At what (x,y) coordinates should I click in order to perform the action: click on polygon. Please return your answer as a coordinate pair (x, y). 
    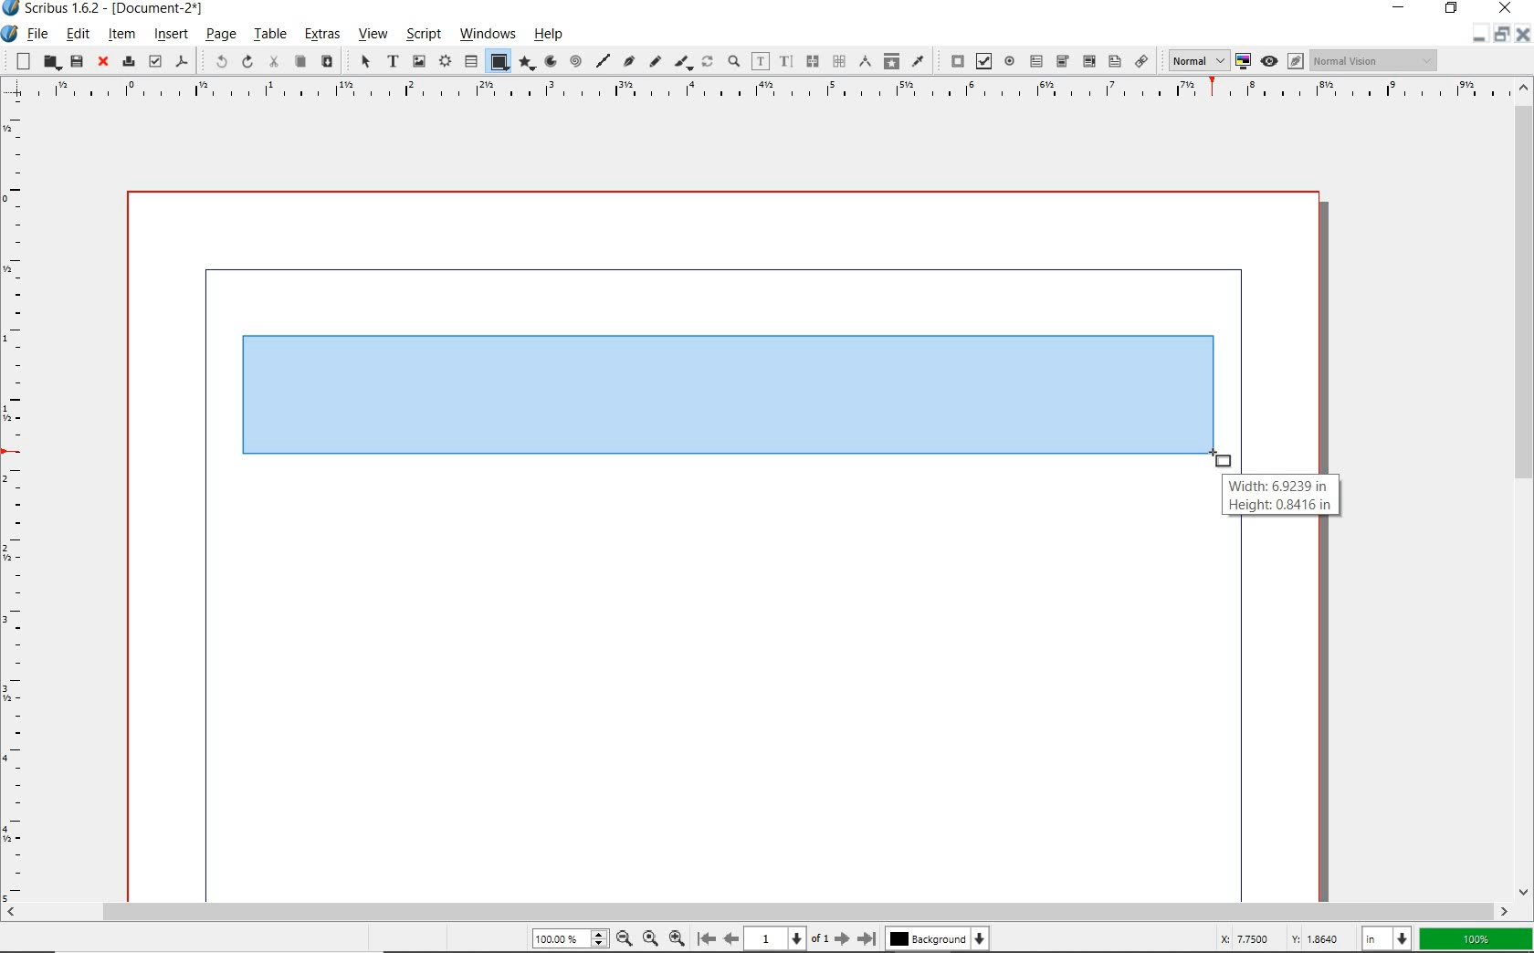
    Looking at the image, I should click on (528, 64).